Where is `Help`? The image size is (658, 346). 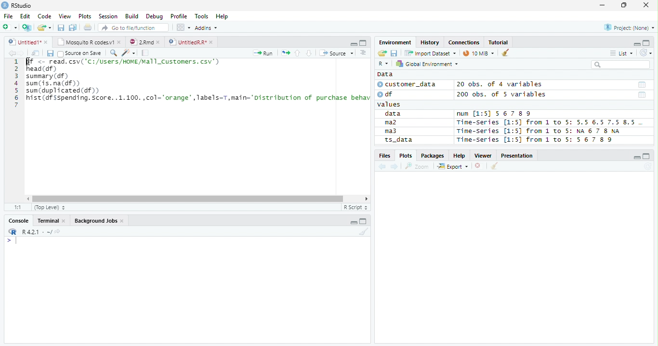 Help is located at coordinates (223, 16).